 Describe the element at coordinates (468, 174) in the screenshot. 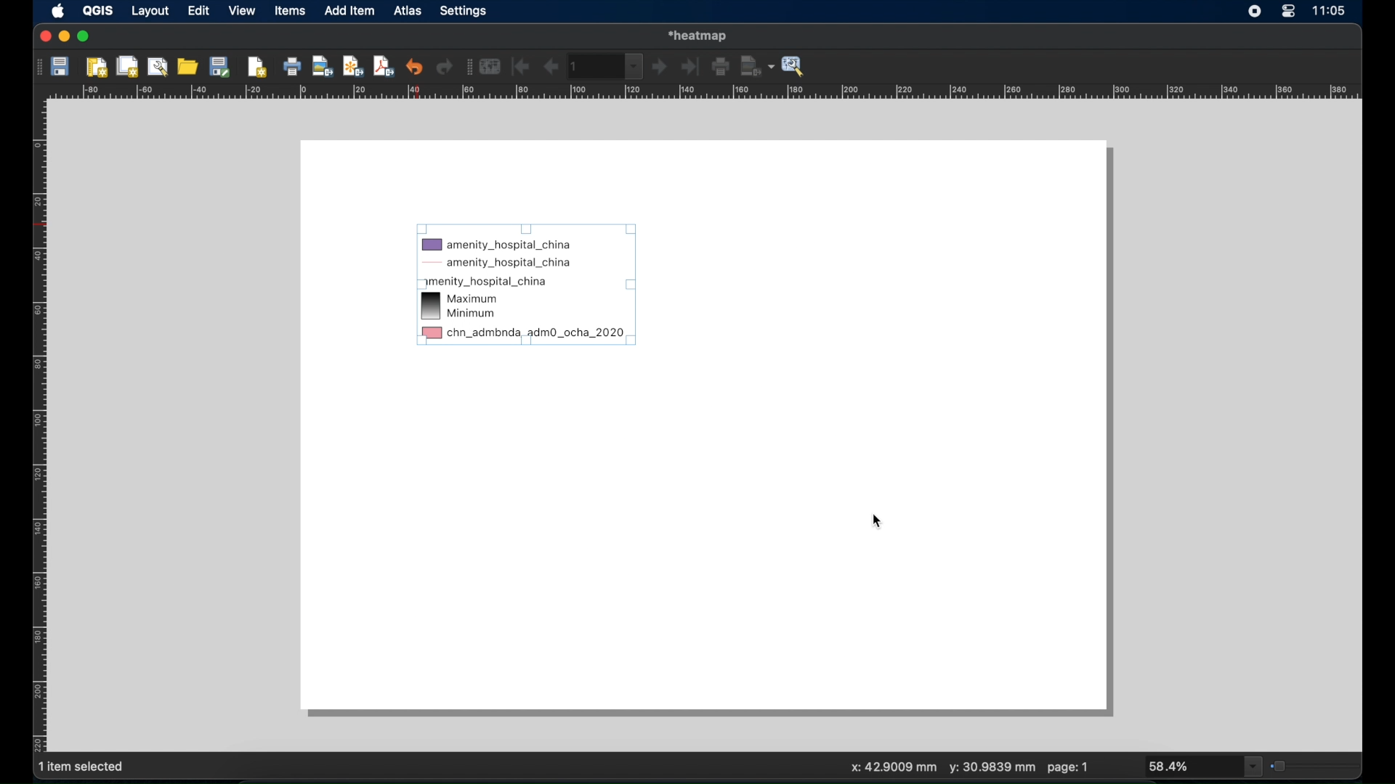

I see `blank layout` at that location.